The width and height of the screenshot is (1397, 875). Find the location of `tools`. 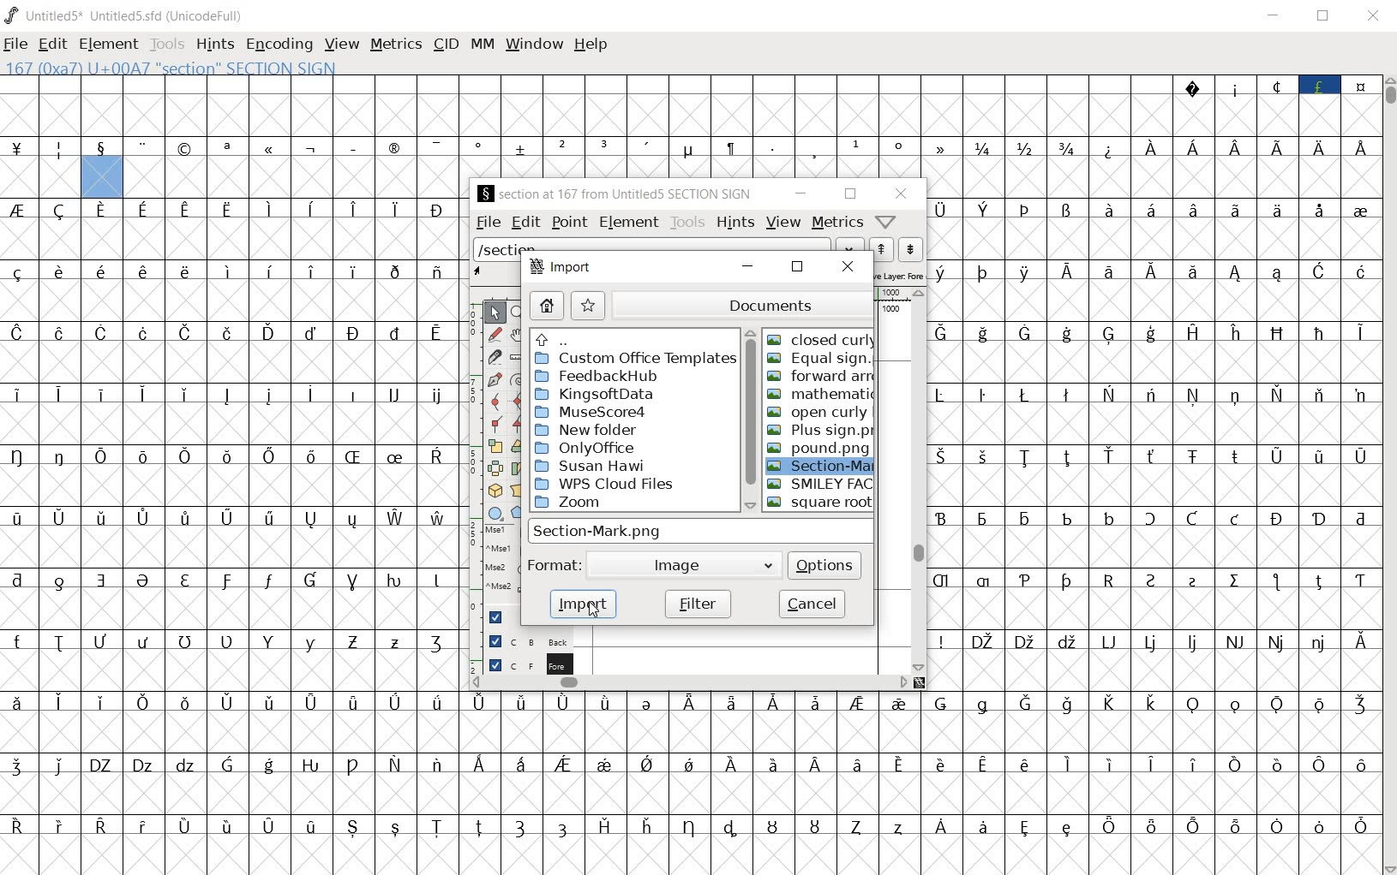

tools is located at coordinates (689, 223).